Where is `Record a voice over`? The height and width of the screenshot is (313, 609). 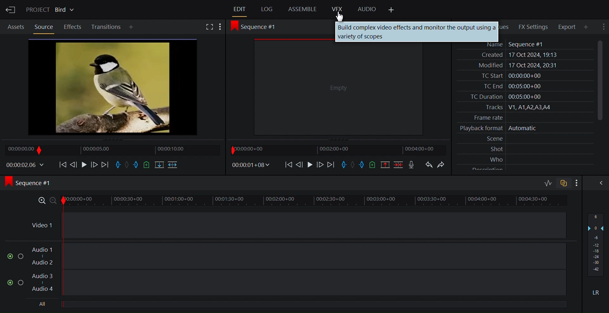 Record a voice over is located at coordinates (413, 165).